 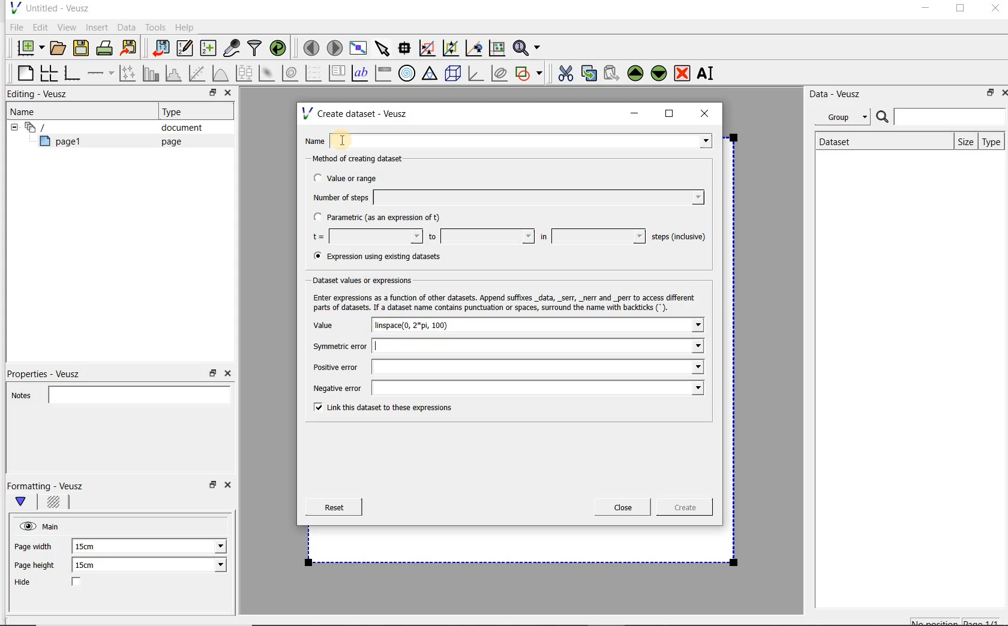 I want to click on linspace(0, 2*pi, 100), so click(x=425, y=325).